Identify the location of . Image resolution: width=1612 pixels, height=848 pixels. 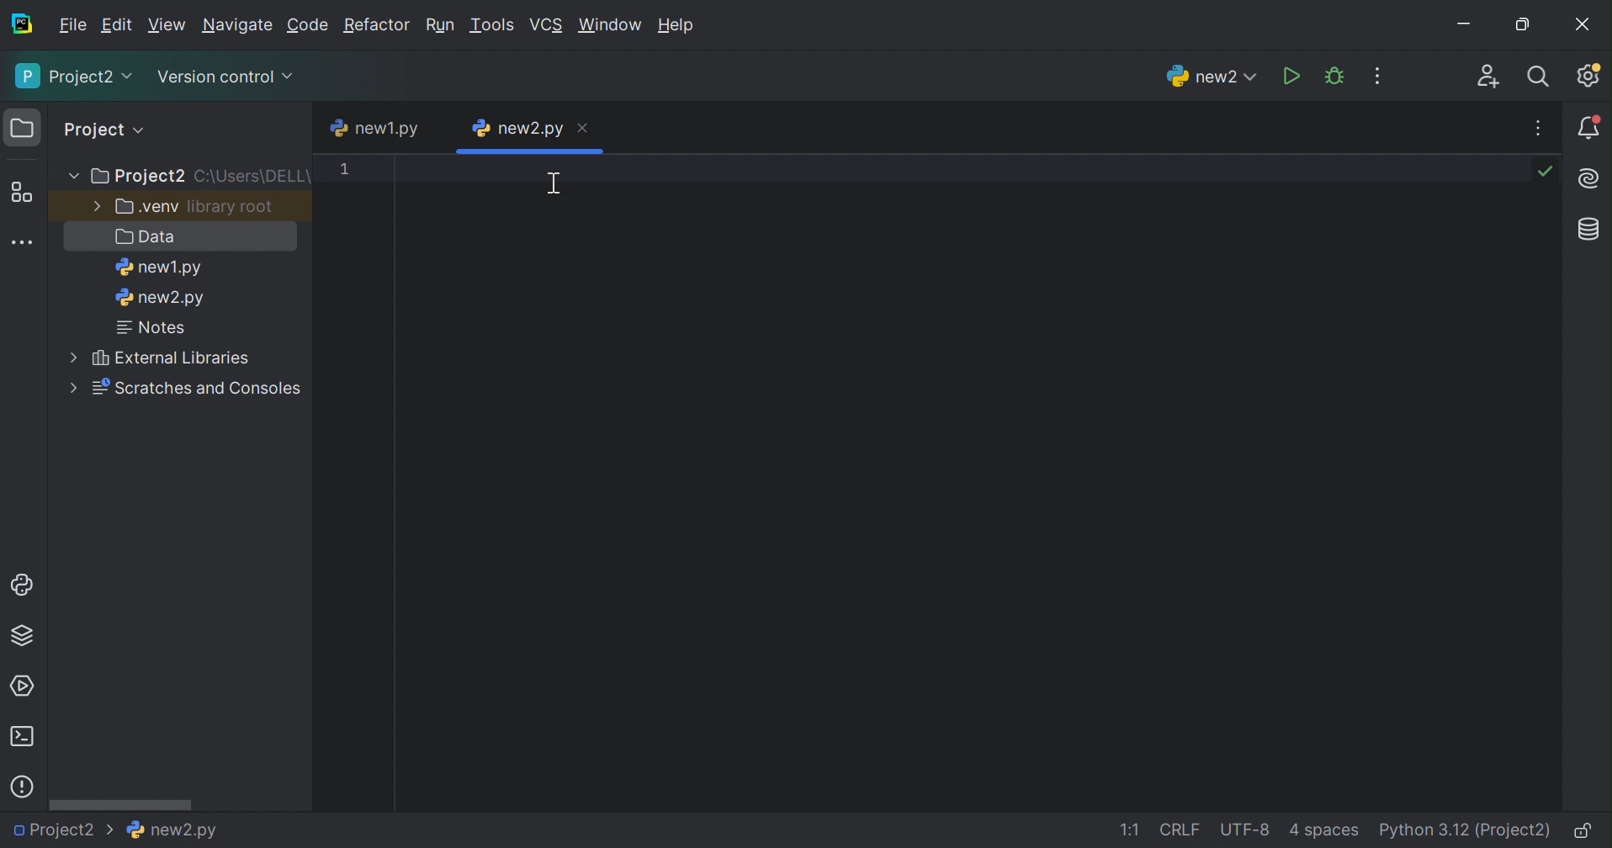
(169, 829).